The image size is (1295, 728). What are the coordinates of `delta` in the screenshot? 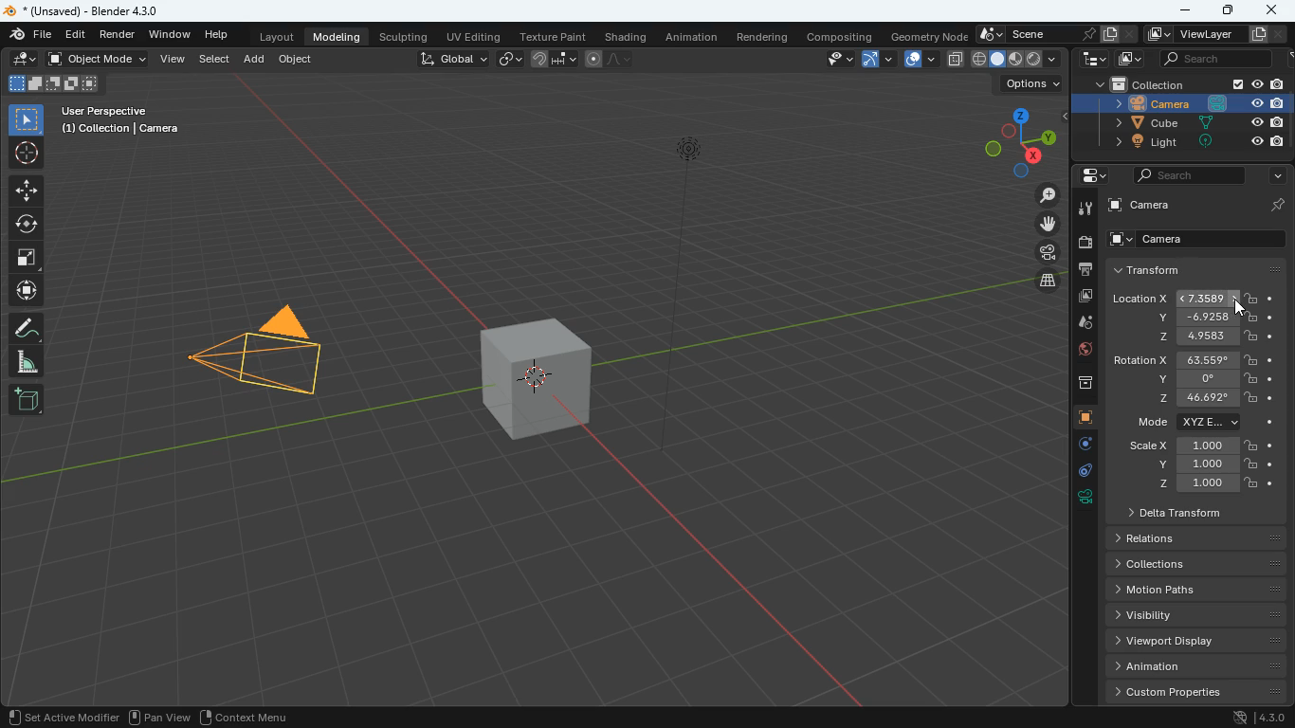 It's located at (1174, 515).